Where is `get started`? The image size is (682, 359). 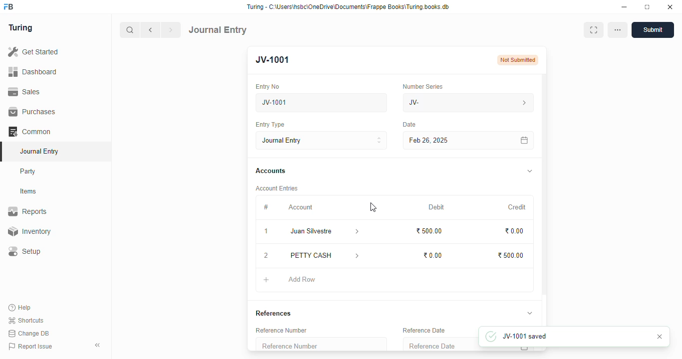 get started is located at coordinates (34, 52).